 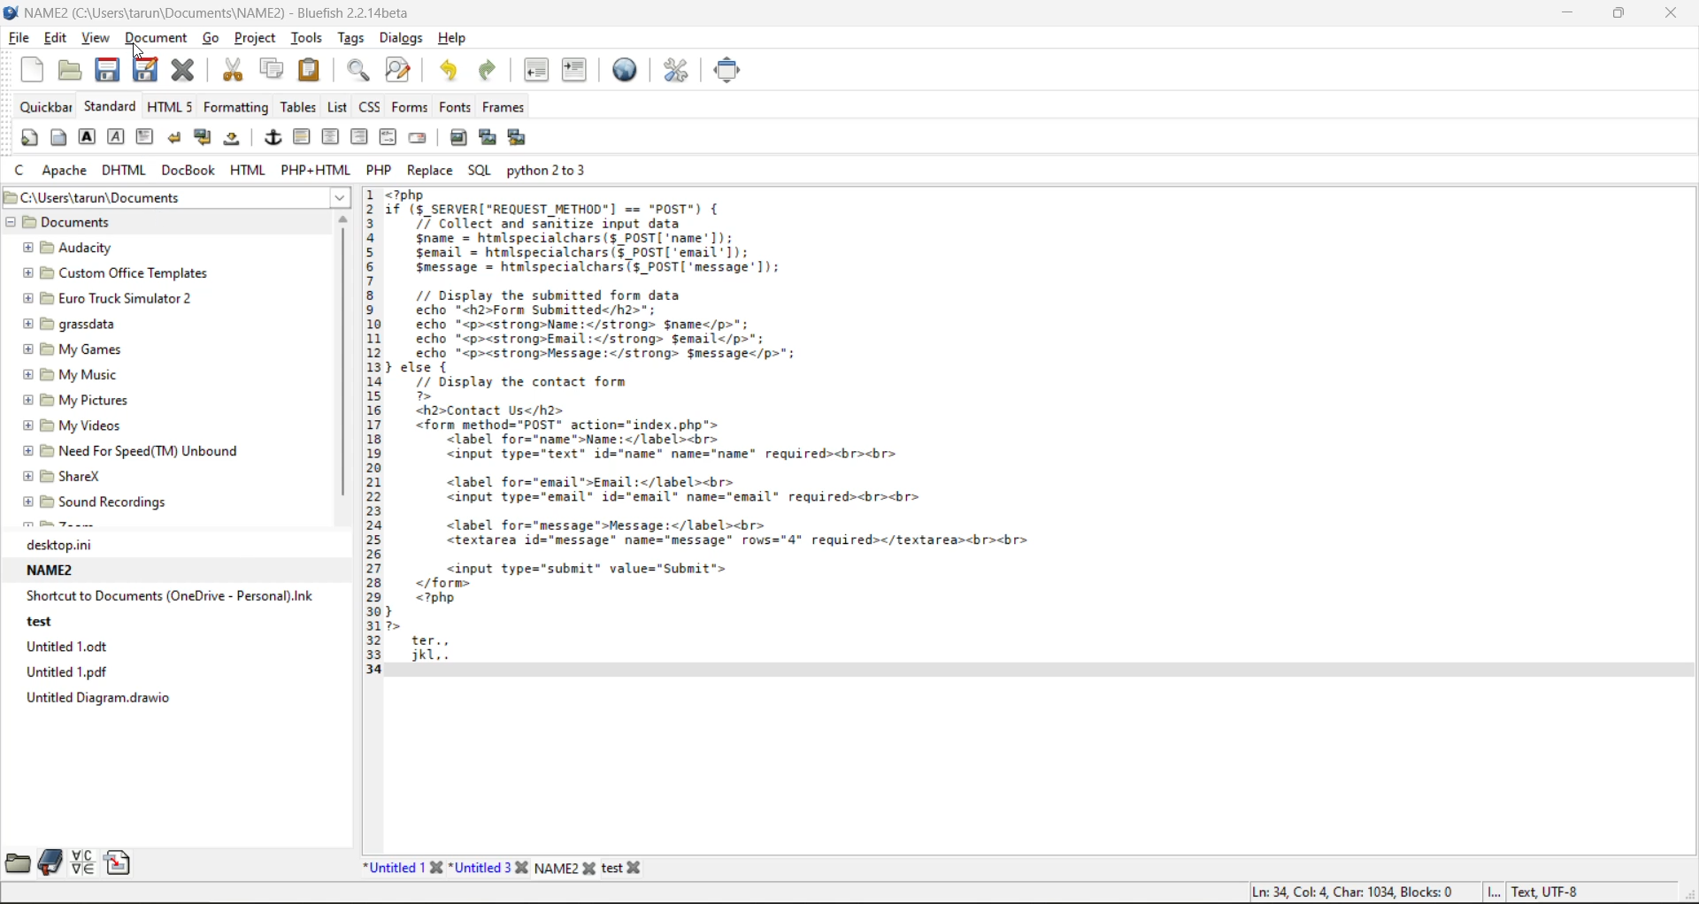 I want to click on edit, so click(x=58, y=40).